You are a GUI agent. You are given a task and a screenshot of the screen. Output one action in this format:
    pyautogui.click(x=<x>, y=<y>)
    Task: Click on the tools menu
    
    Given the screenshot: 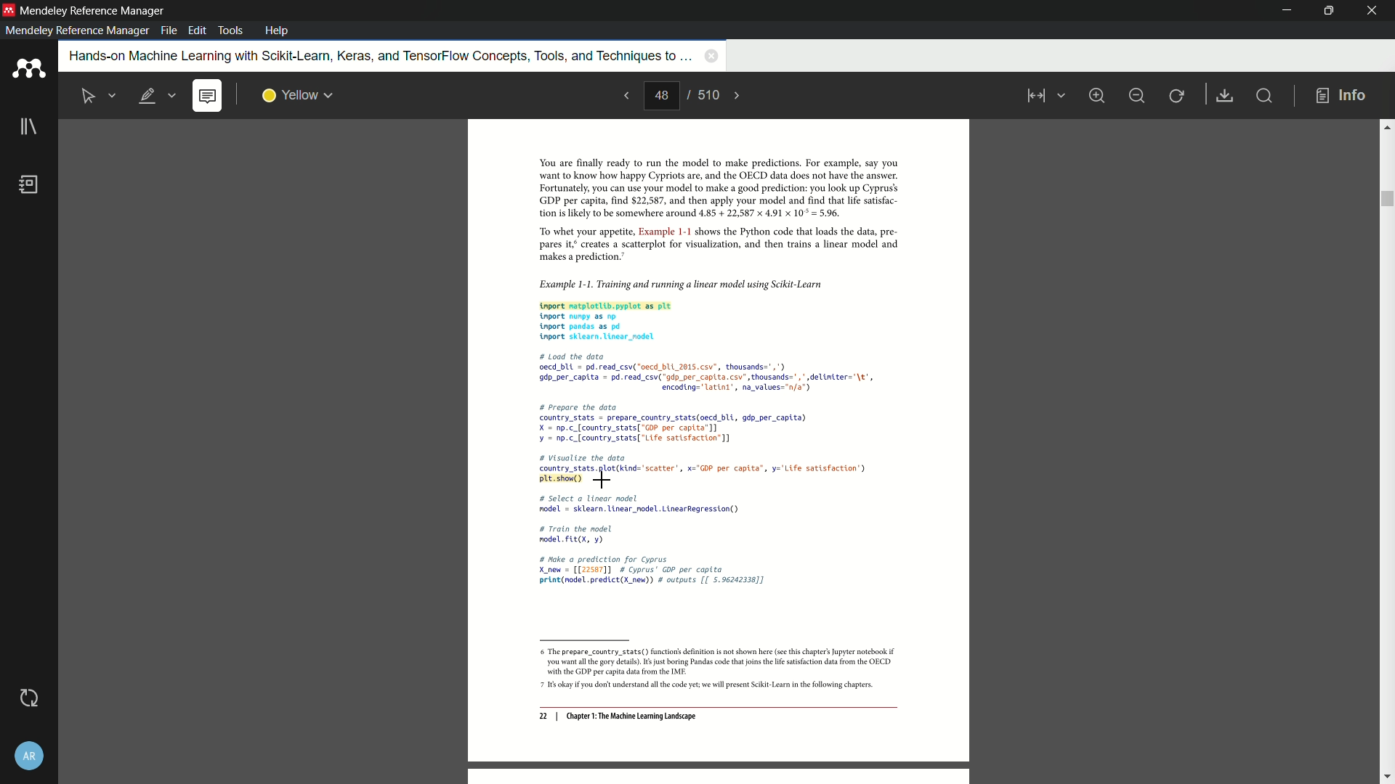 What is the action you would take?
    pyautogui.click(x=230, y=30)
    